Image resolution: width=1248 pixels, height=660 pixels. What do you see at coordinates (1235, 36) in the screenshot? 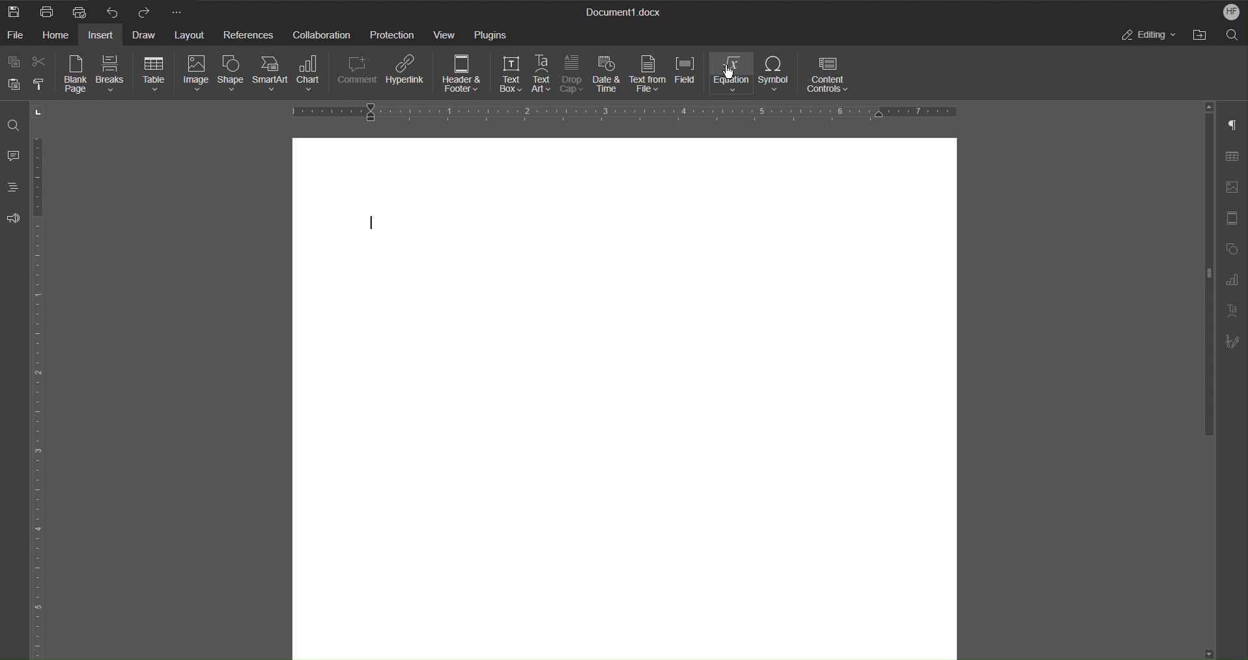
I see `Search` at bounding box center [1235, 36].